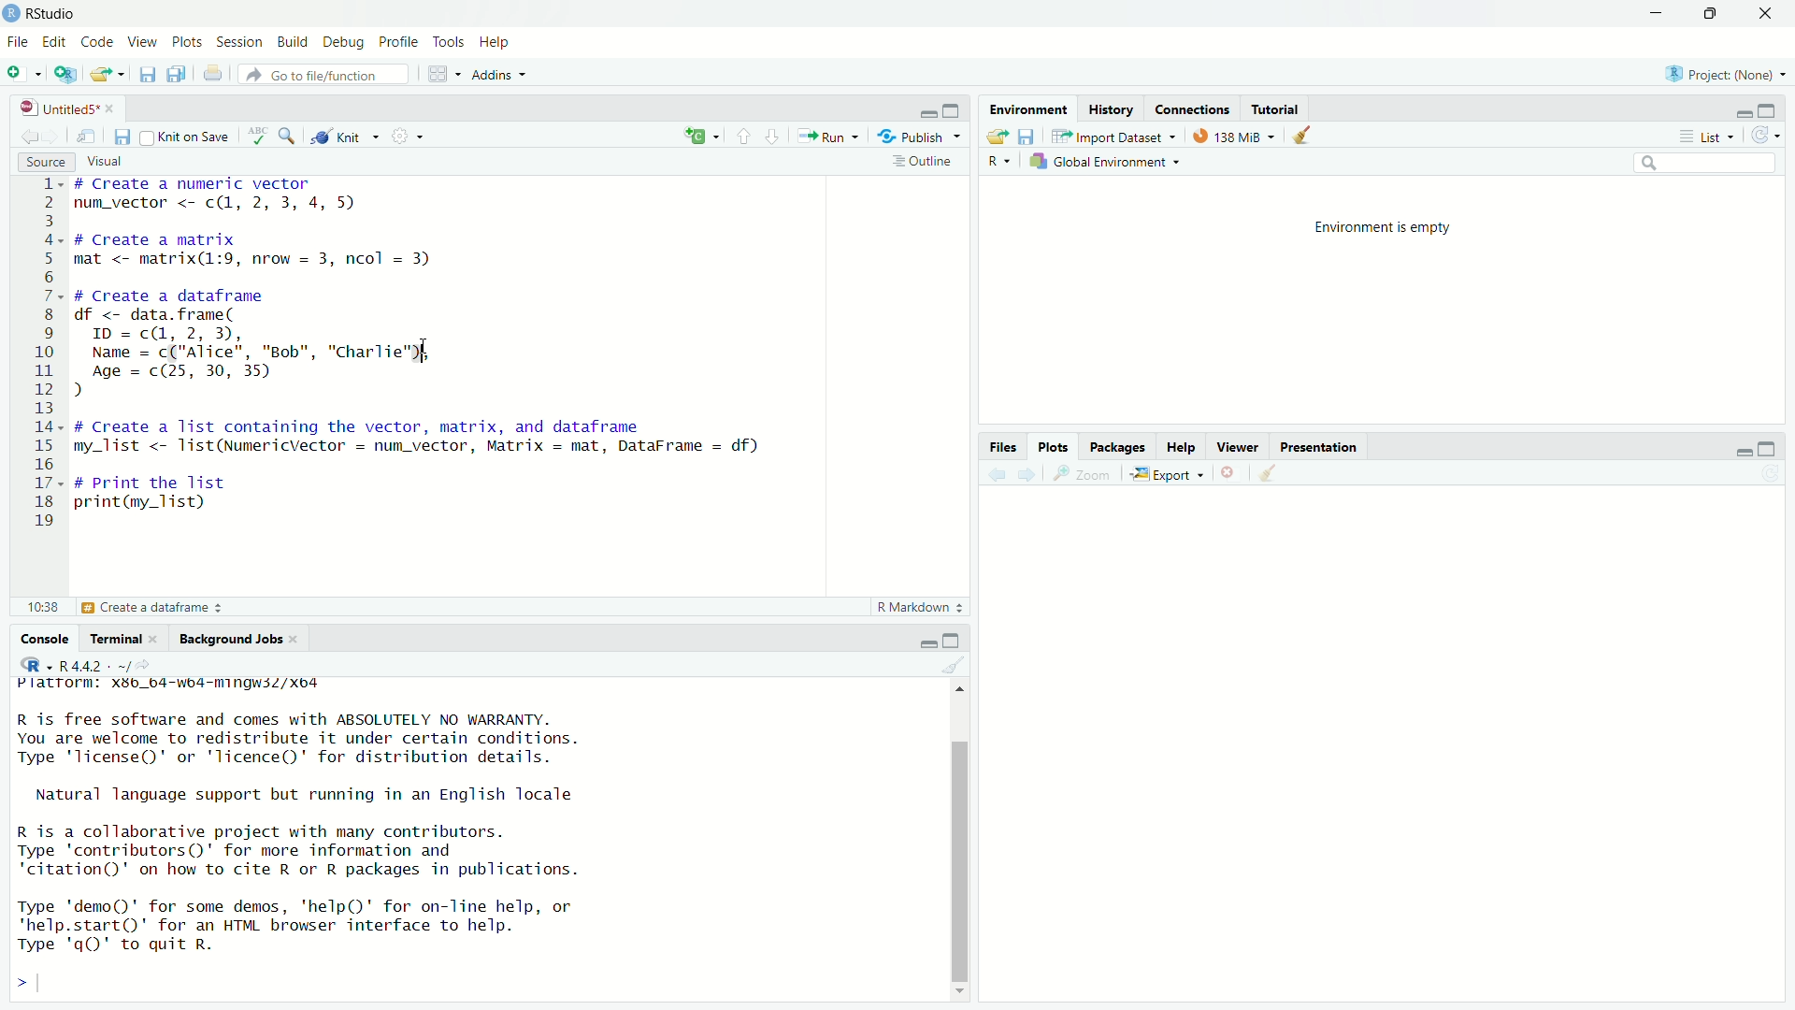 Image resolution: width=1795 pixels, height=1010 pixels. What do you see at coordinates (1306, 137) in the screenshot?
I see `clear` at bounding box center [1306, 137].